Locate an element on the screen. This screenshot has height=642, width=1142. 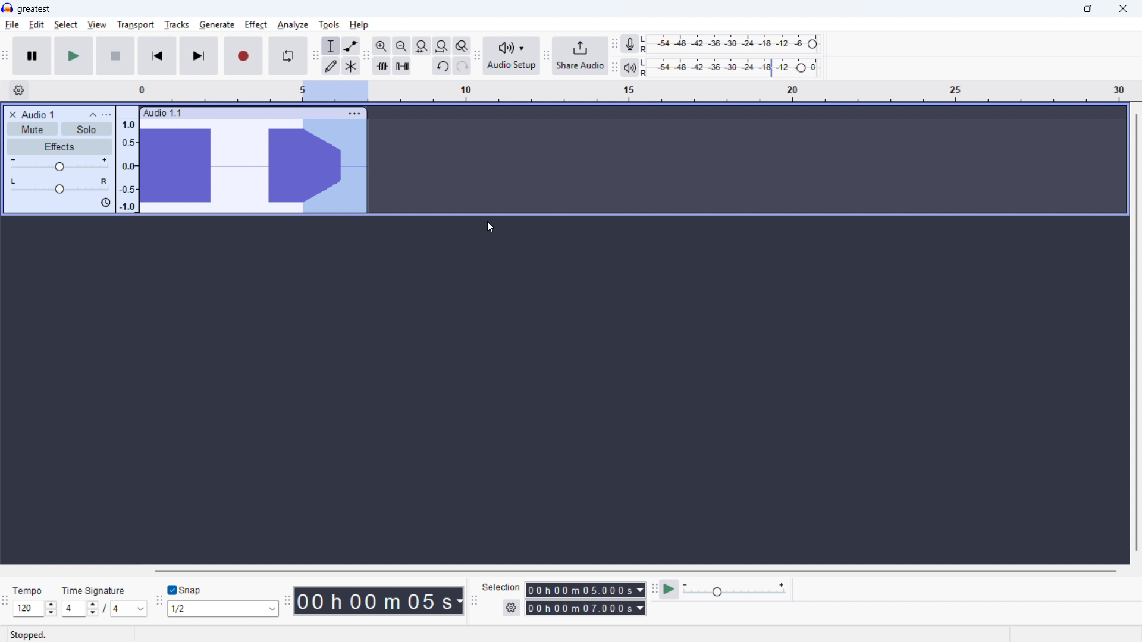
Greatest  is located at coordinates (33, 10).